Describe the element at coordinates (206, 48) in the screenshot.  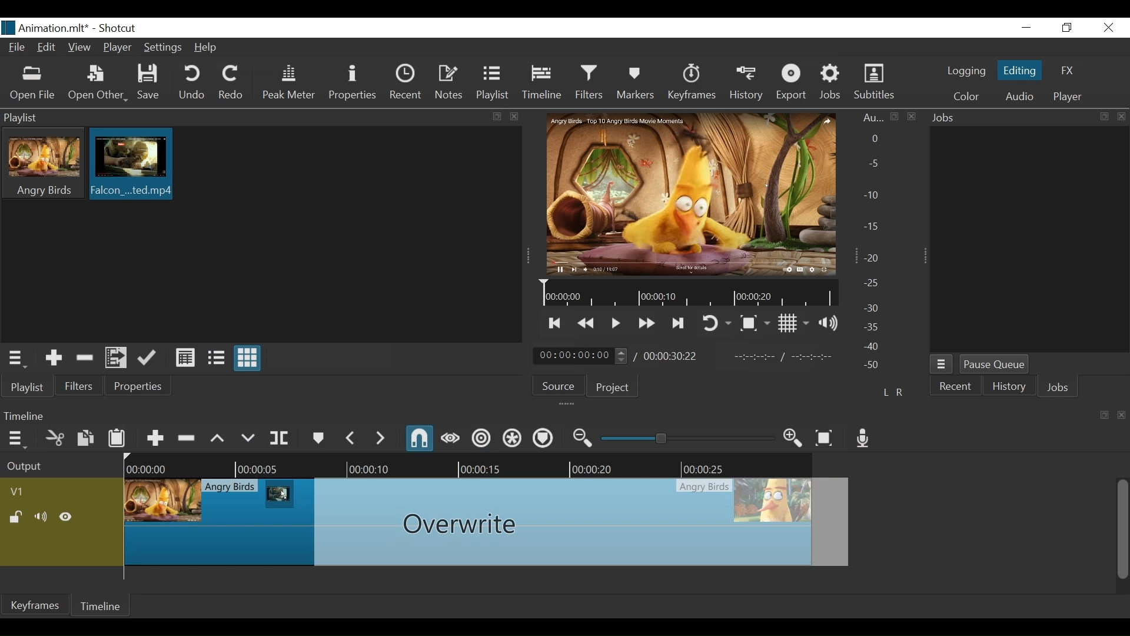
I see `Help` at that location.